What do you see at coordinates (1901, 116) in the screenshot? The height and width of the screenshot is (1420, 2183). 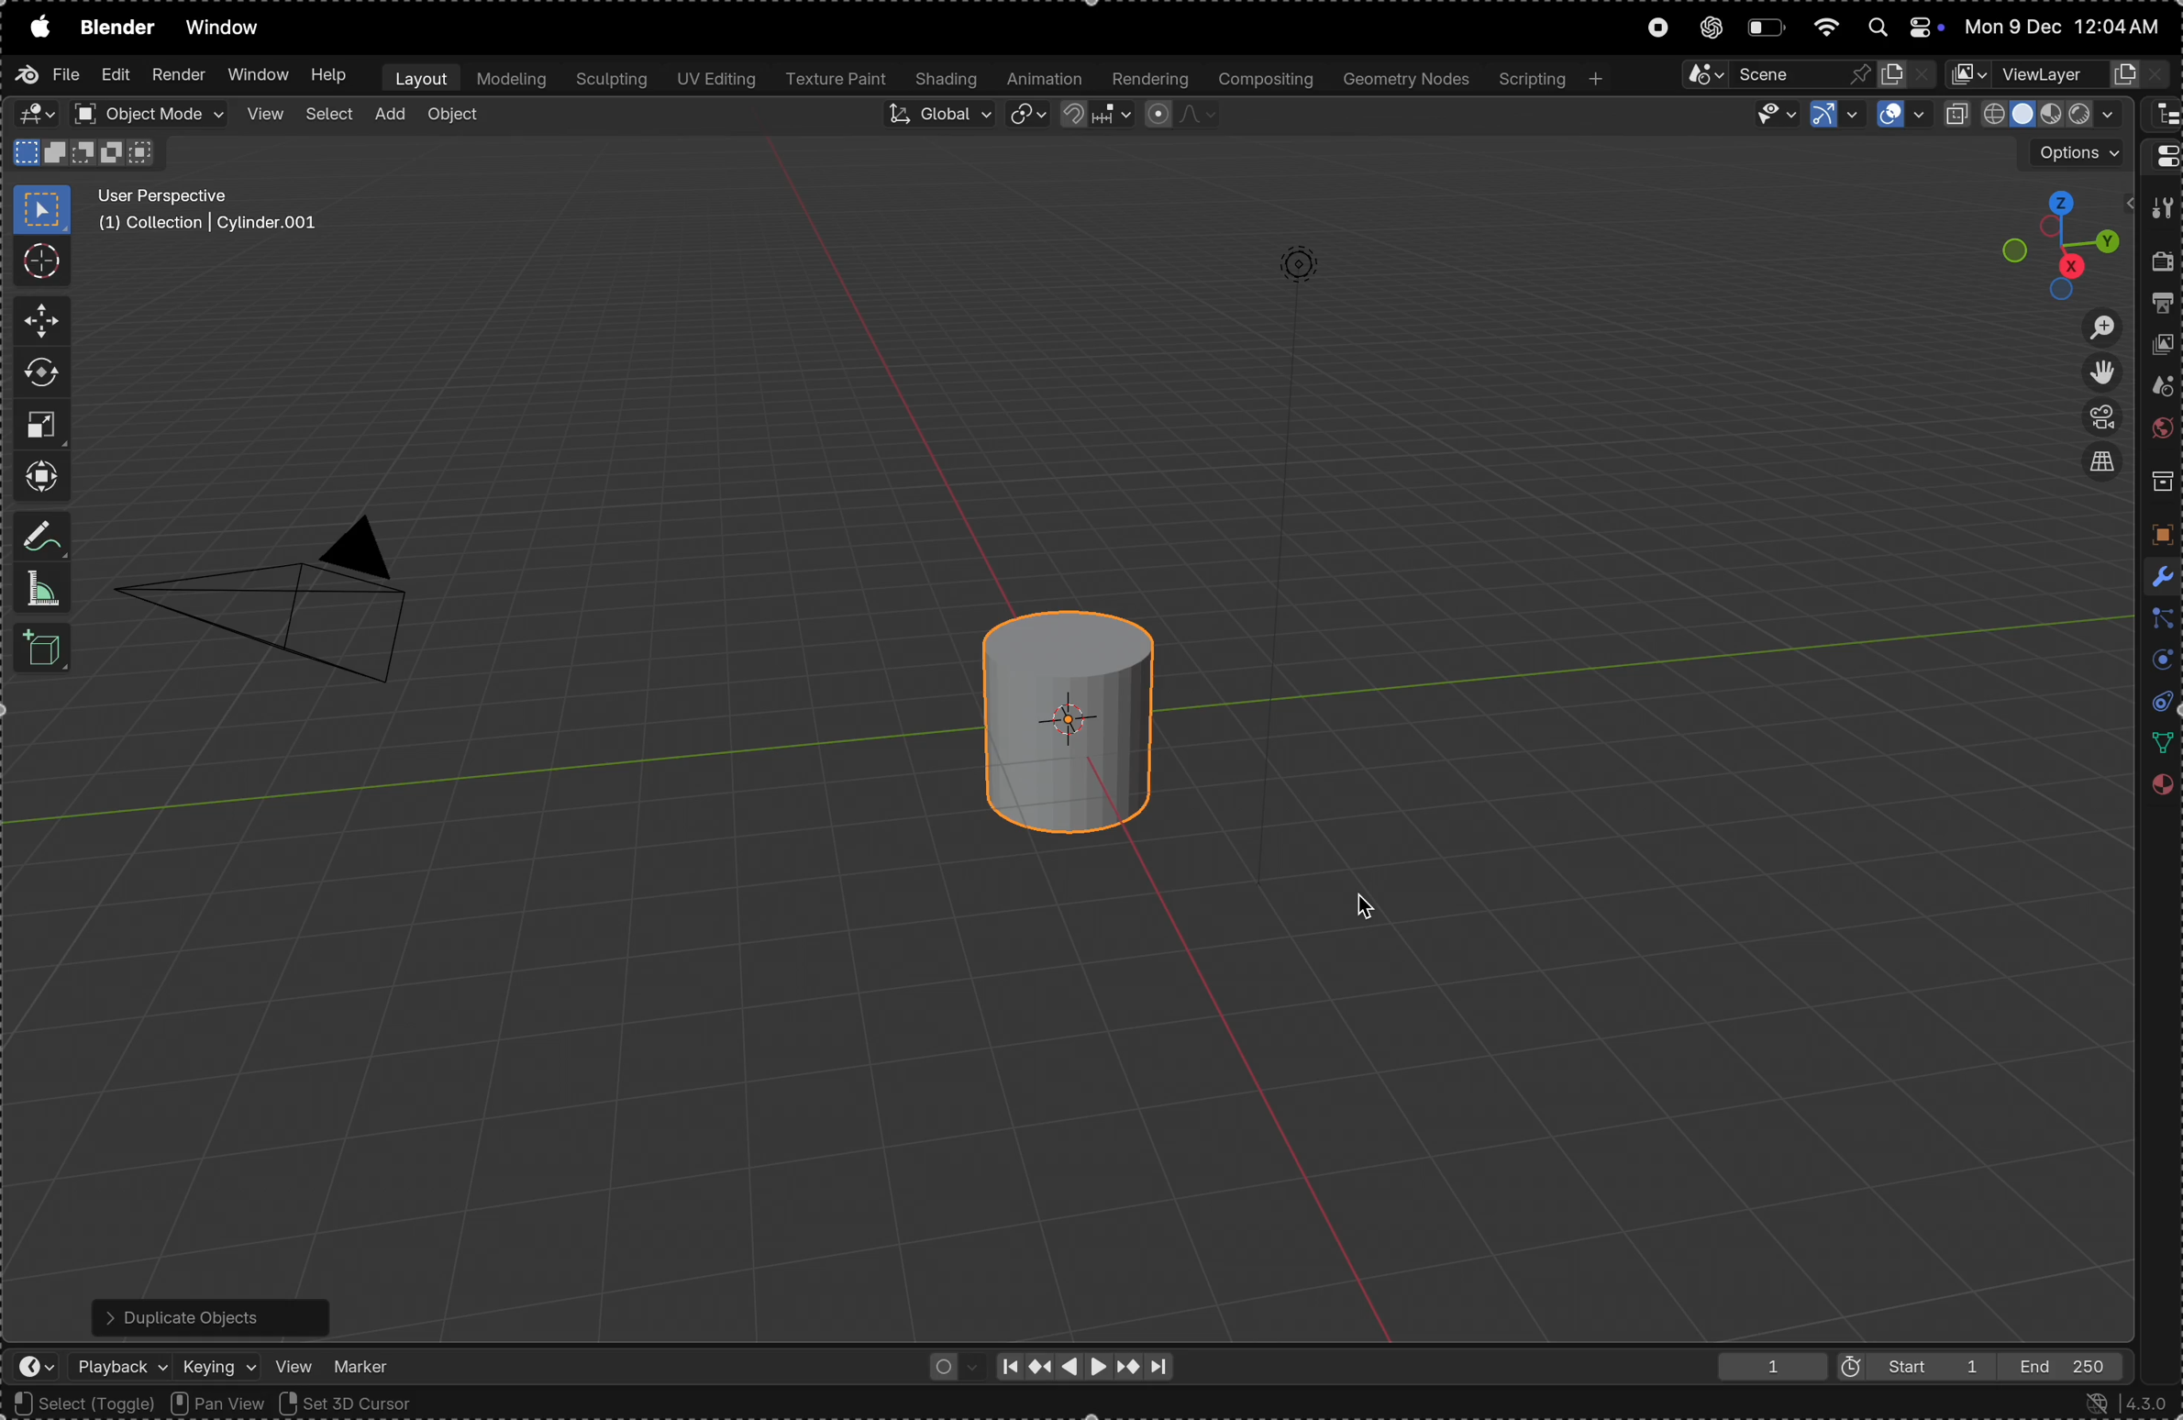 I see `show overlays` at bounding box center [1901, 116].